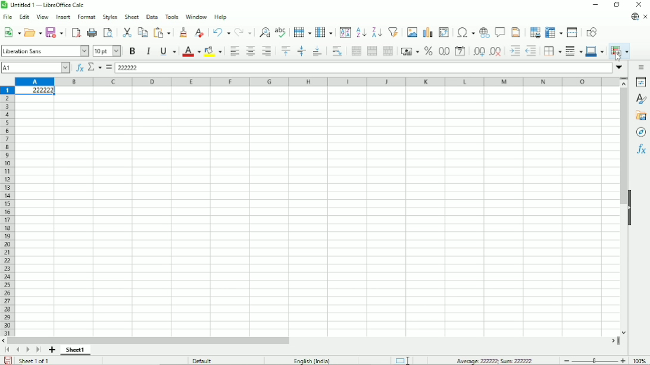 This screenshot has width=650, height=365. Describe the element at coordinates (552, 51) in the screenshot. I see `Borders` at that location.